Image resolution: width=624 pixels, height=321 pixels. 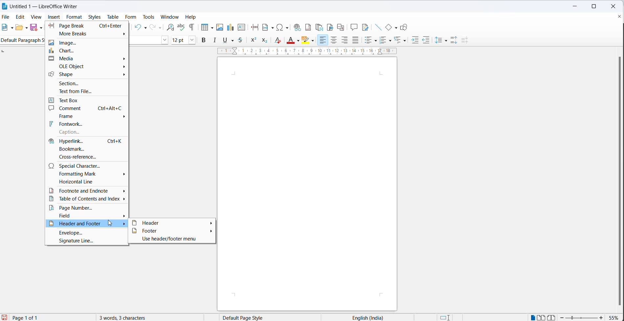 I want to click on shape, so click(x=86, y=75).